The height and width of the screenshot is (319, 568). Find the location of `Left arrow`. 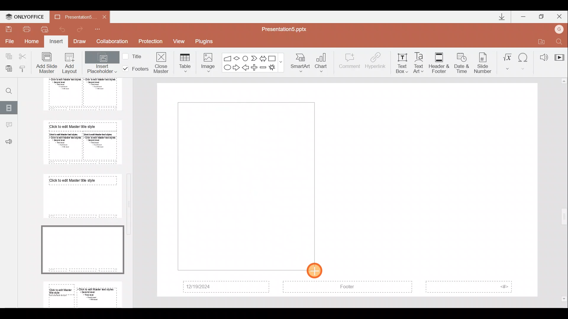

Left arrow is located at coordinates (246, 68).